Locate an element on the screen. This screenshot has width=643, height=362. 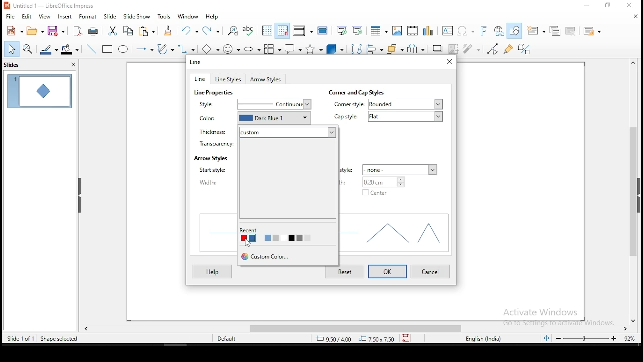
slide 1 of 1 is located at coordinates (21, 337).